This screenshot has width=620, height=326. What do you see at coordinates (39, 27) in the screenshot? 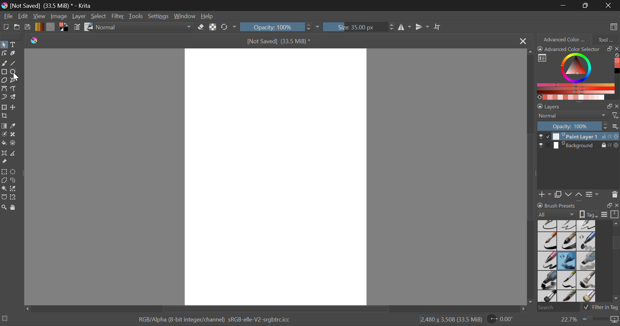
I see `Gradient` at bounding box center [39, 27].